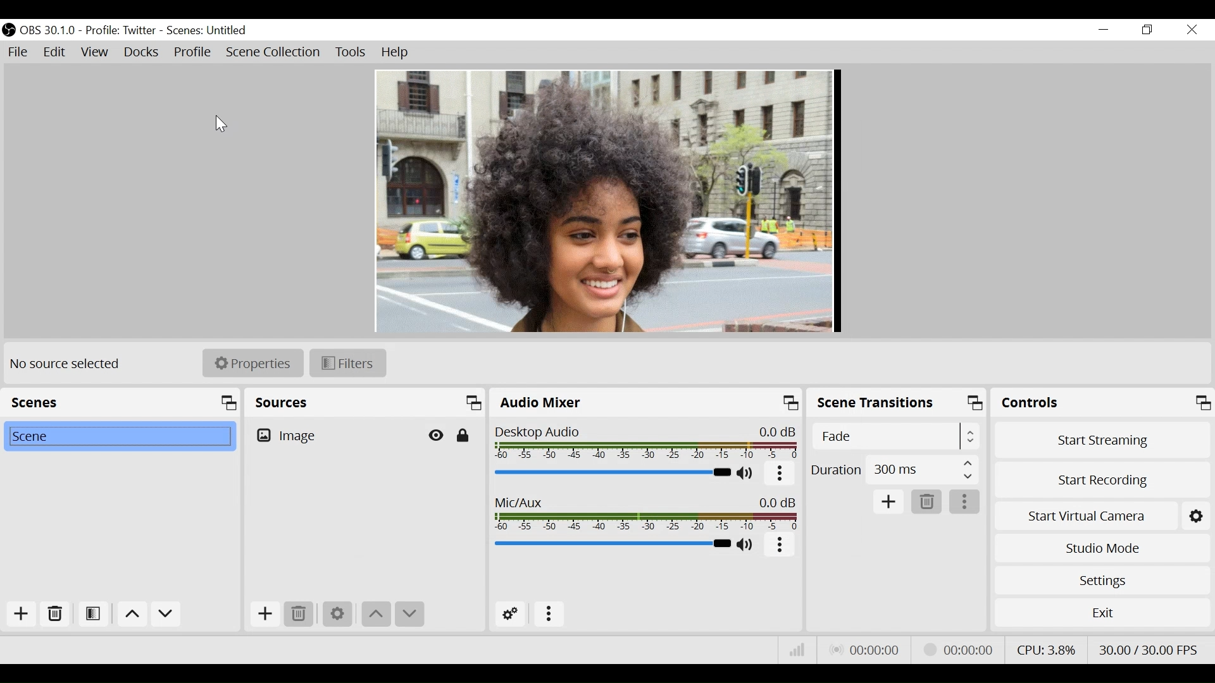 Image resolution: width=1215 pixels, height=683 pixels. Describe the element at coordinates (1102, 581) in the screenshot. I see `Settings ` at that location.